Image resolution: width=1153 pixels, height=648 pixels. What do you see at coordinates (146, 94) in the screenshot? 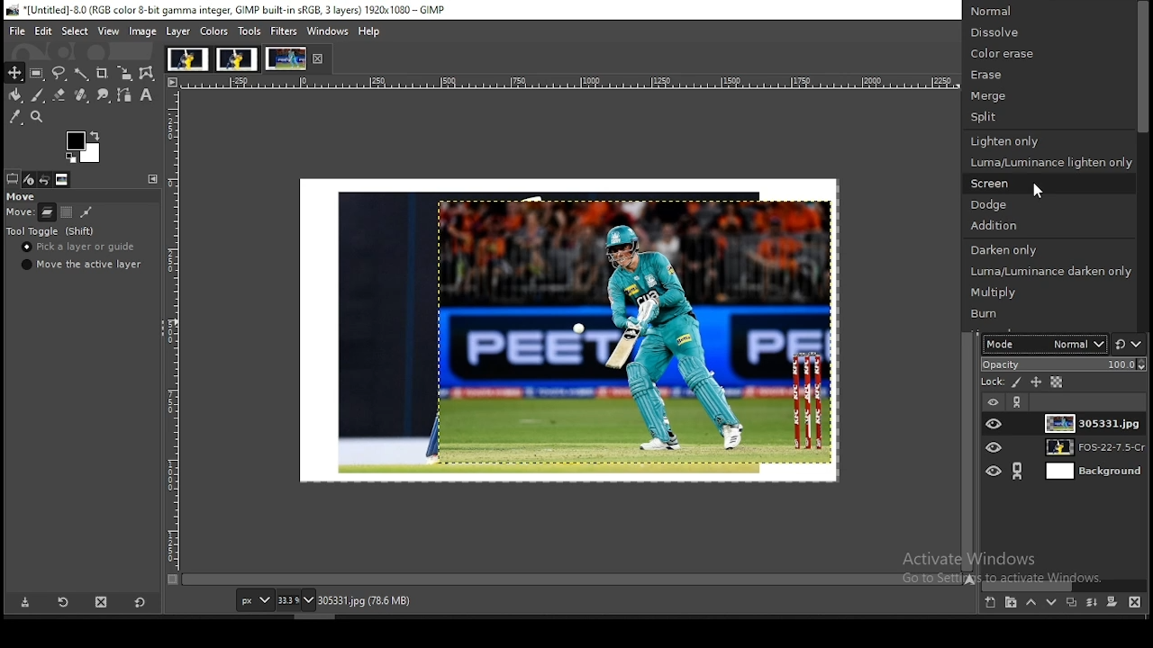
I see `text tool` at bounding box center [146, 94].